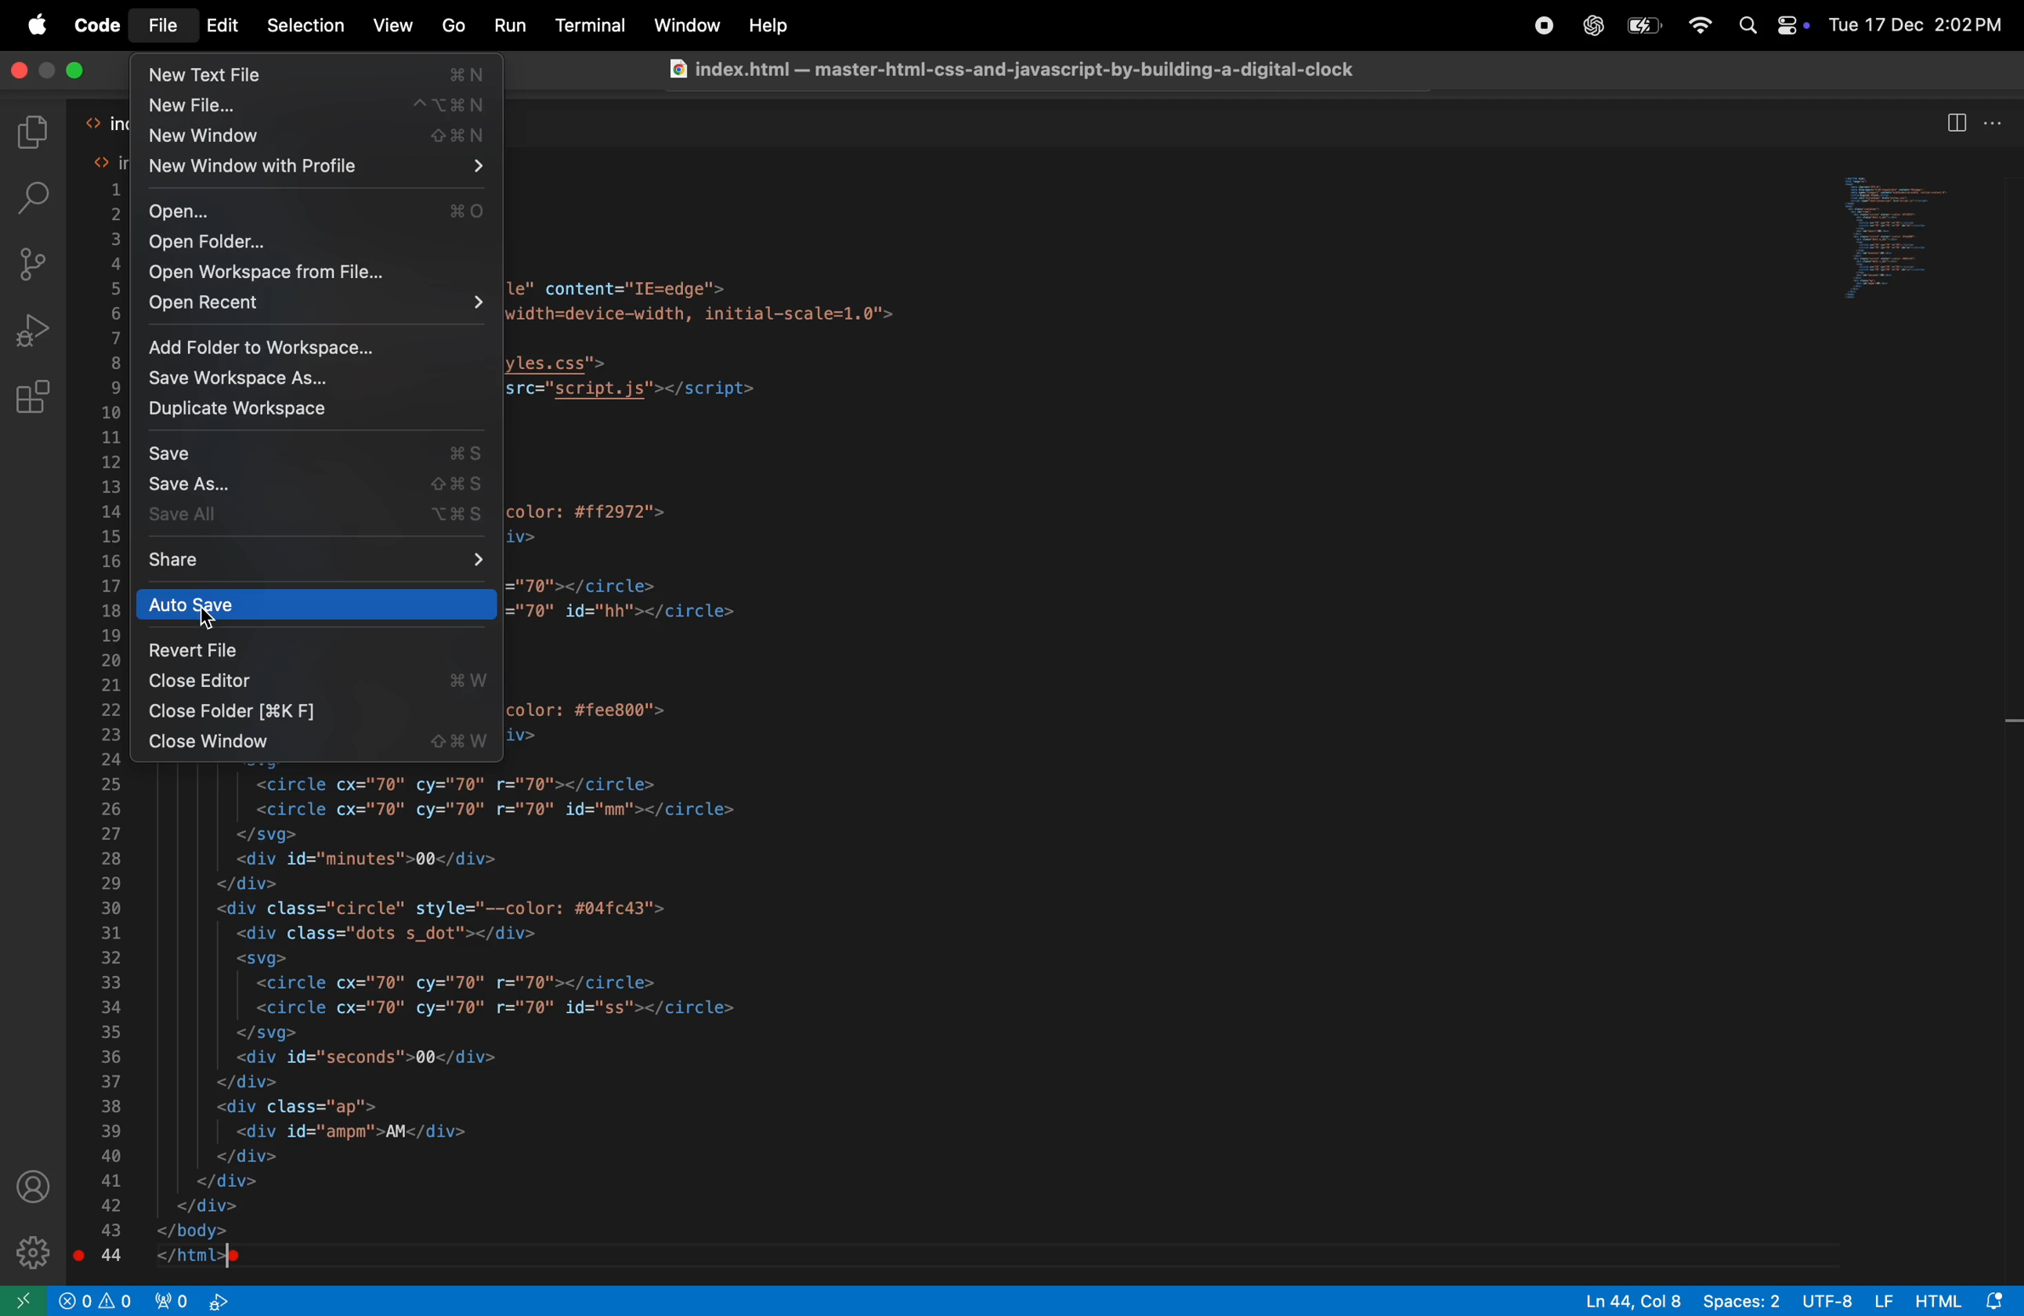 The height and width of the screenshot is (1316, 2024). I want to click on share, so click(318, 563).